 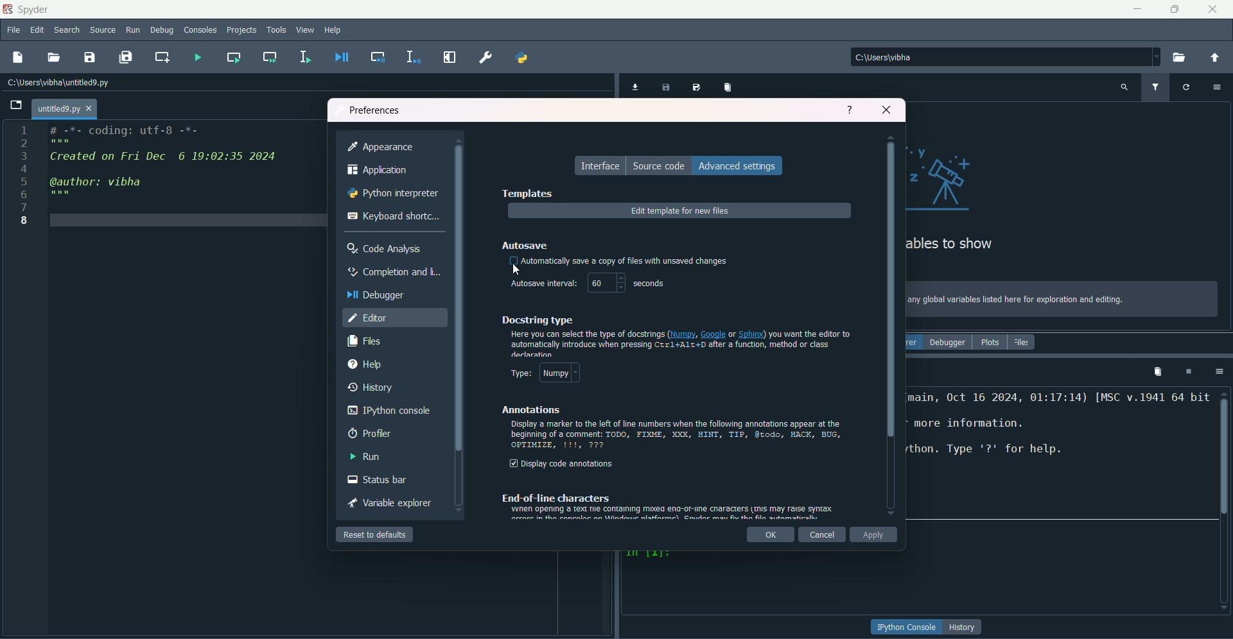 I want to click on variable explorer, so click(x=388, y=504).